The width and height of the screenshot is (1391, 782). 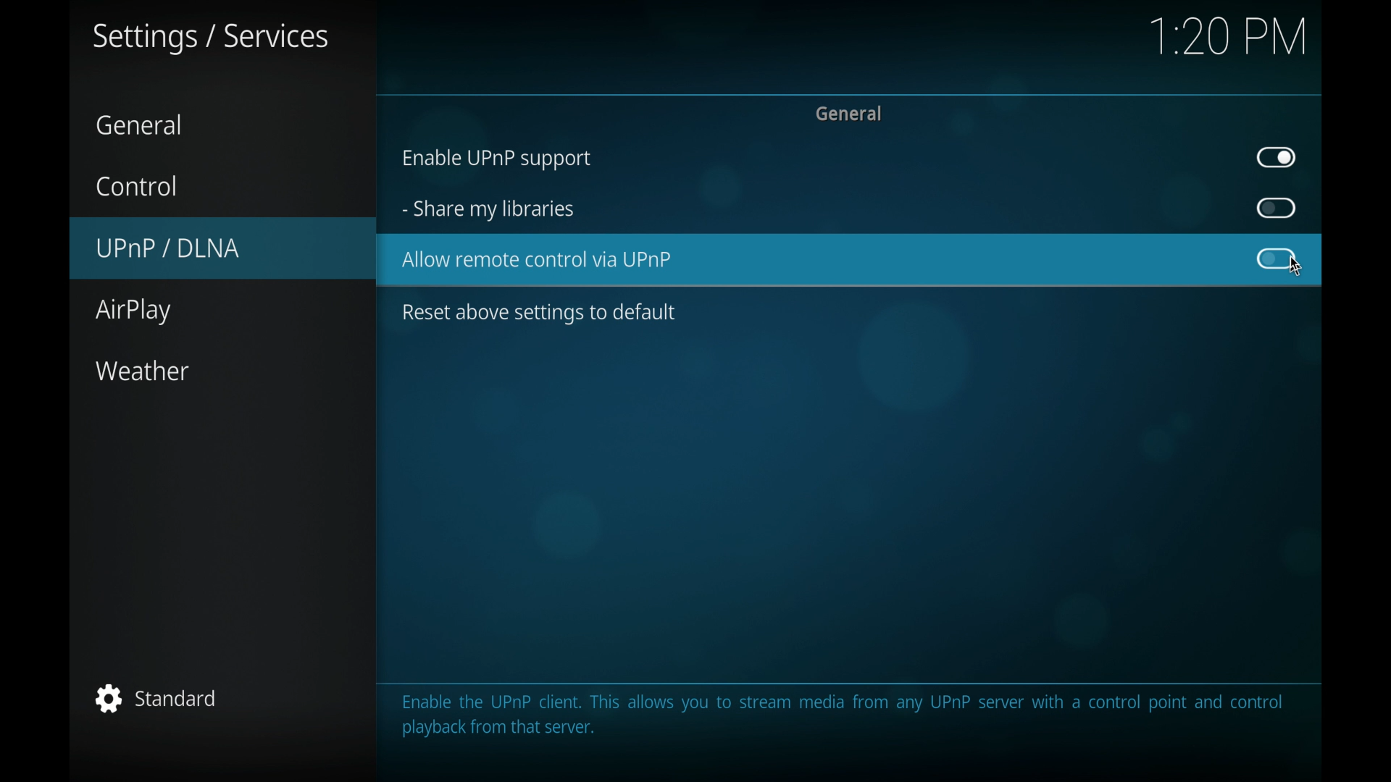 I want to click on toggle button, so click(x=1277, y=258).